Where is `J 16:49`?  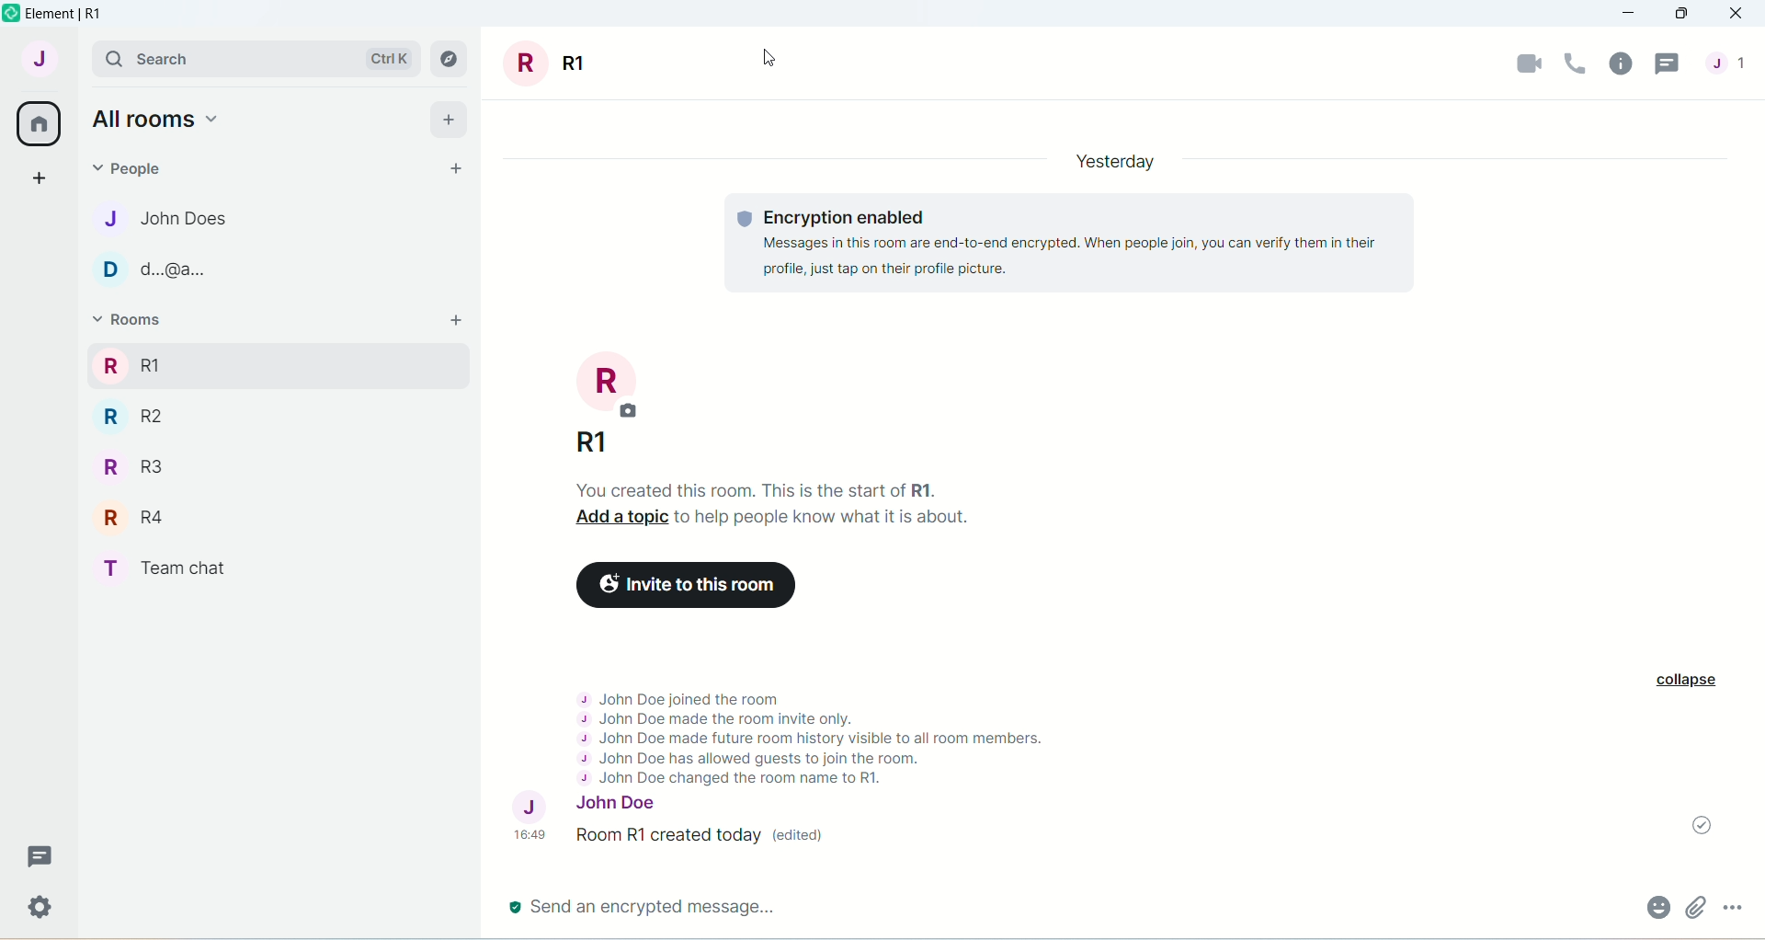
J 16:49 is located at coordinates (530, 820).